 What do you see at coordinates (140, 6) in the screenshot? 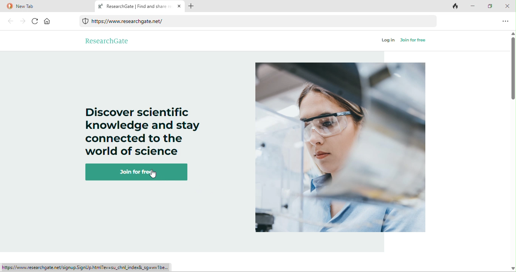
I see `ResearchGate | Find and share` at bounding box center [140, 6].